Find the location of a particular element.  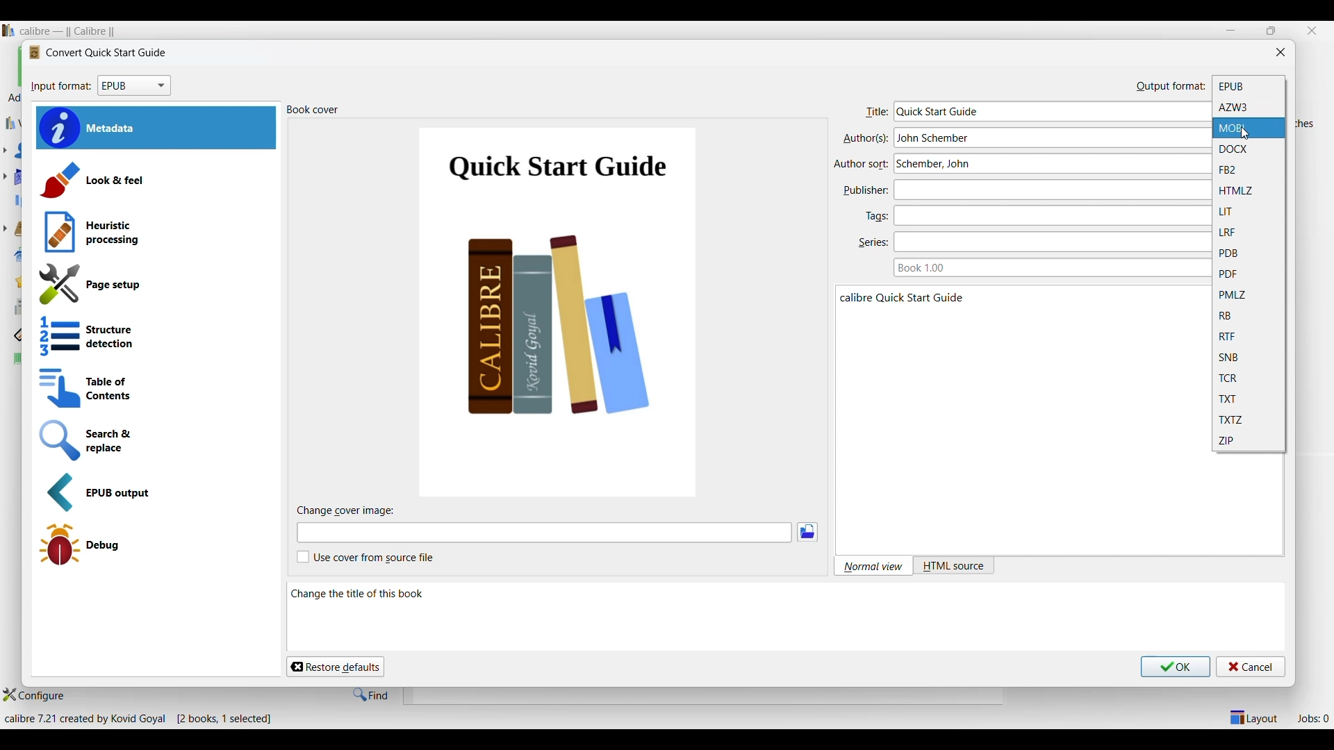

Cancel is located at coordinates (1251, 667).